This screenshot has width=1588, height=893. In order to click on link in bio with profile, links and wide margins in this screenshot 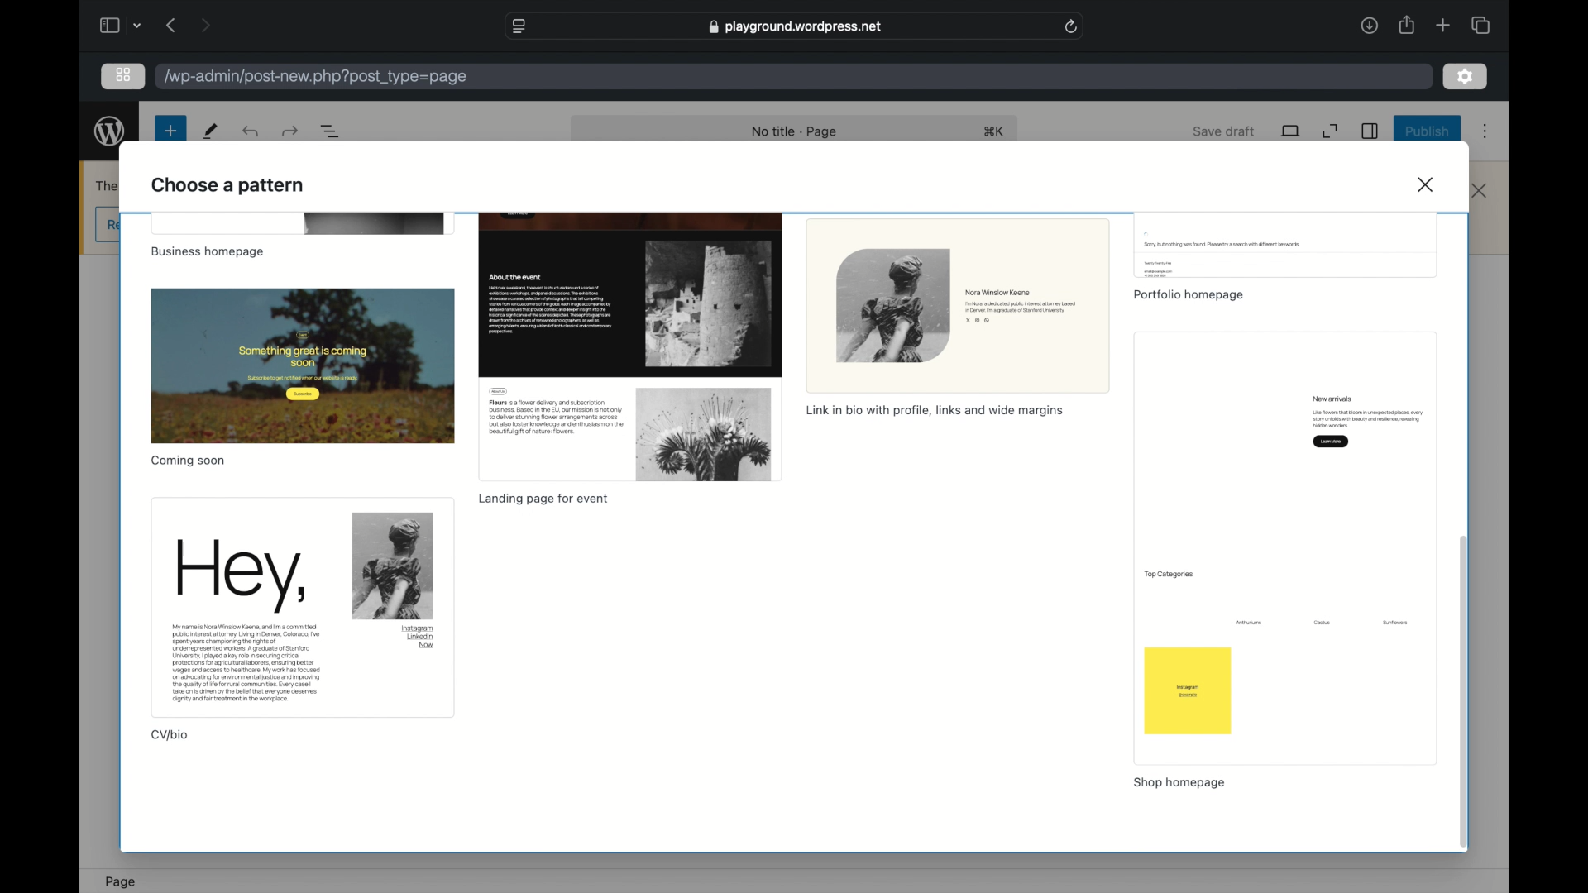, I will do `click(938, 410)`.